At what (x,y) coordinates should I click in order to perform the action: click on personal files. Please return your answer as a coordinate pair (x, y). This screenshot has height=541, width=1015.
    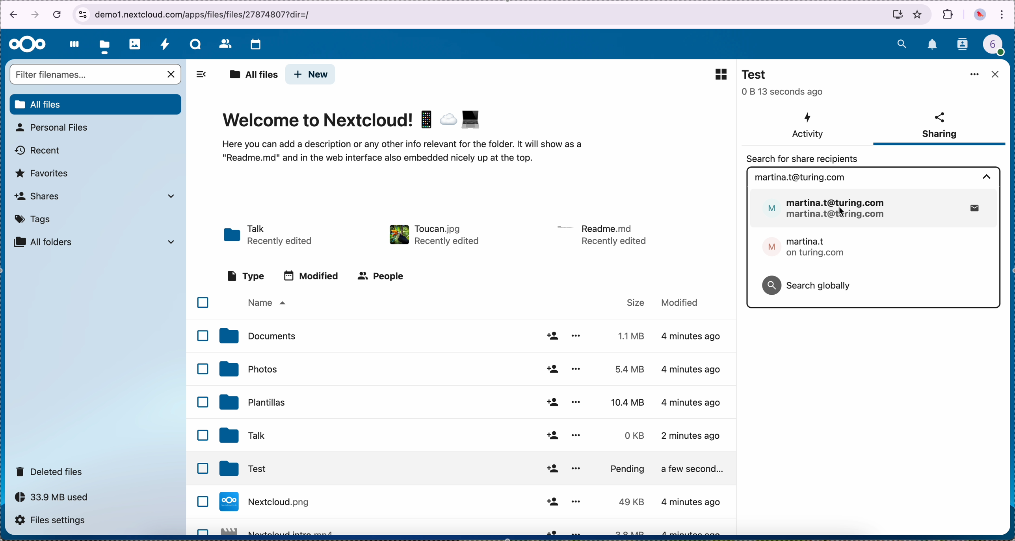
    Looking at the image, I should click on (54, 127).